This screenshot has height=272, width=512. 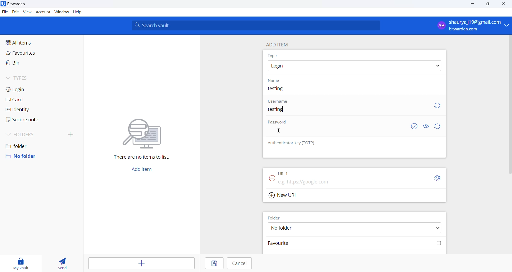 What do you see at coordinates (43, 133) in the screenshot?
I see `folders` at bounding box center [43, 133].